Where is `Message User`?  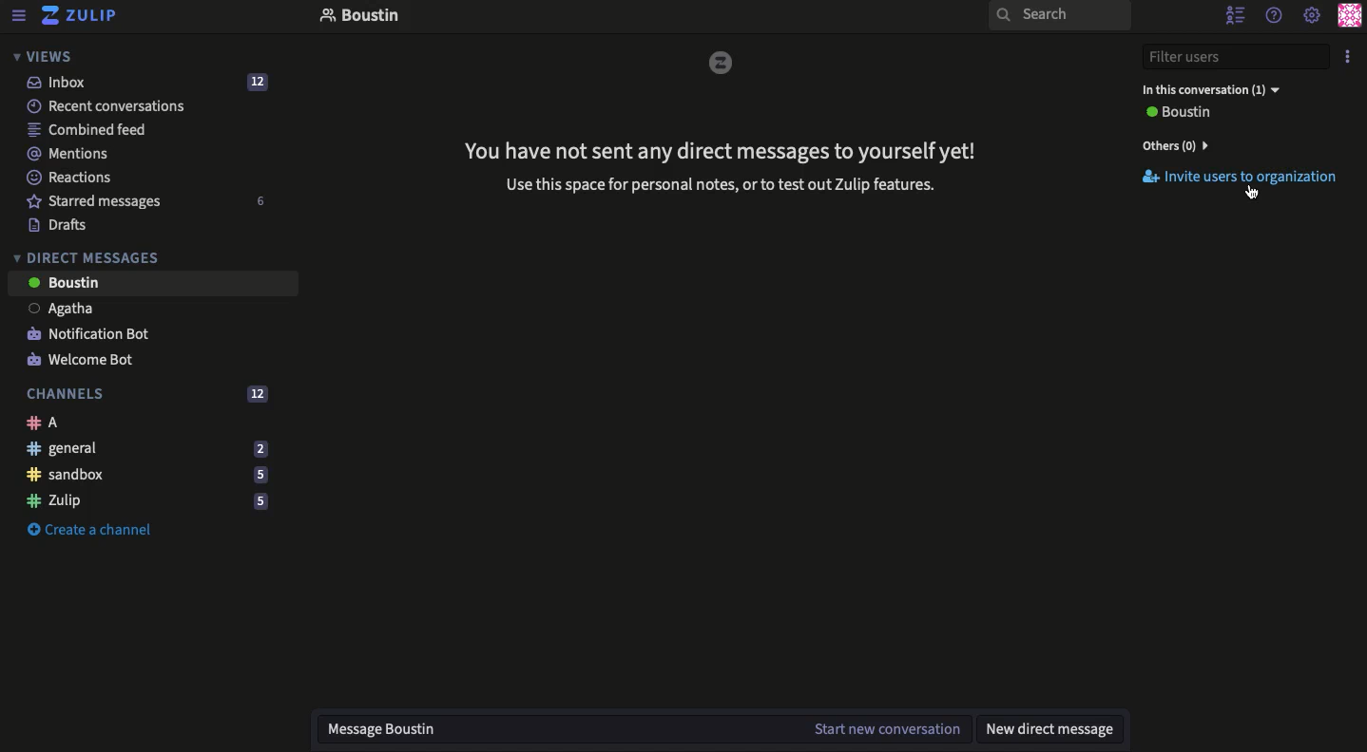 Message User is located at coordinates (632, 727).